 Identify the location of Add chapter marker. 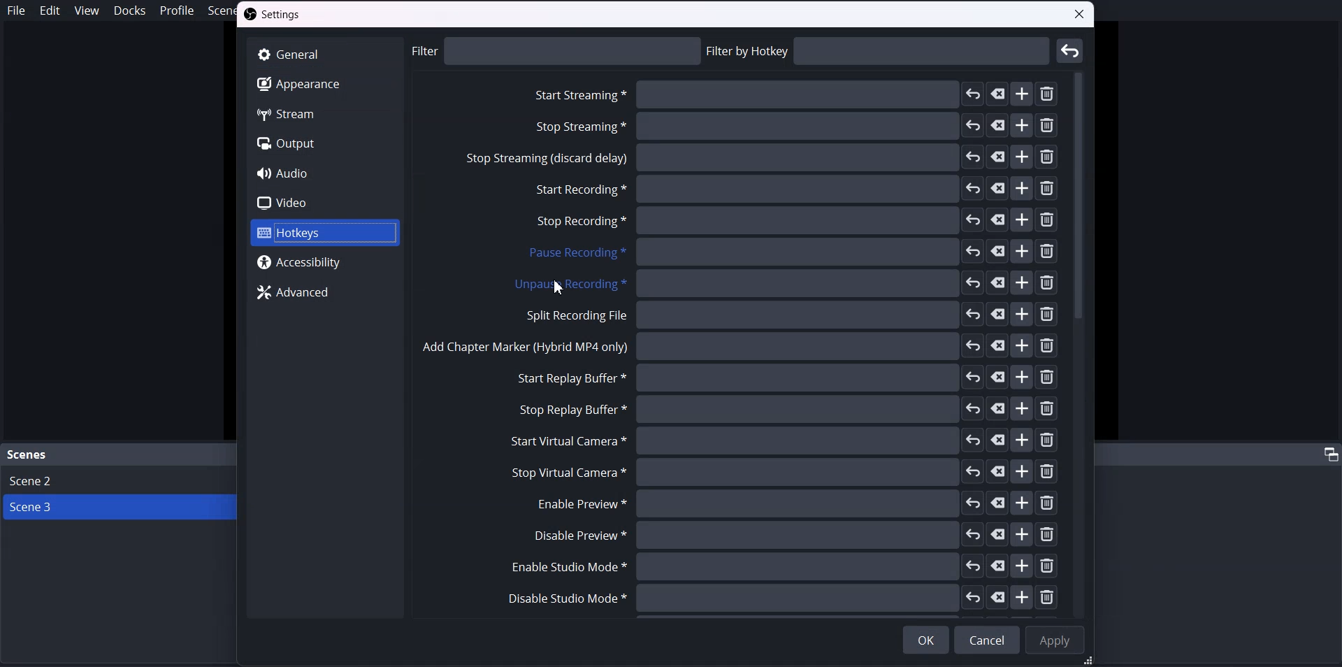
(737, 346).